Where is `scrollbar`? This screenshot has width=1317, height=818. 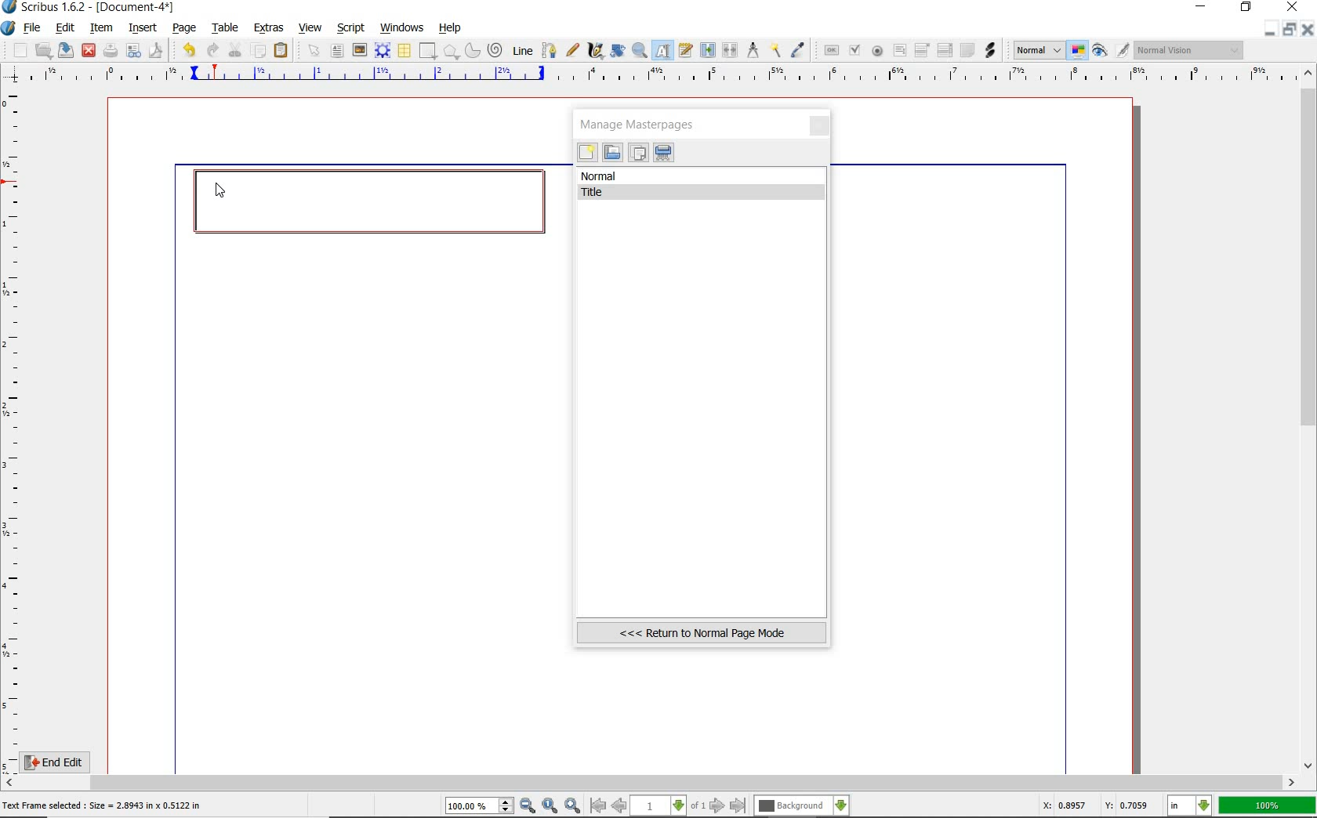 scrollbar is located at coordinates (651, 783).